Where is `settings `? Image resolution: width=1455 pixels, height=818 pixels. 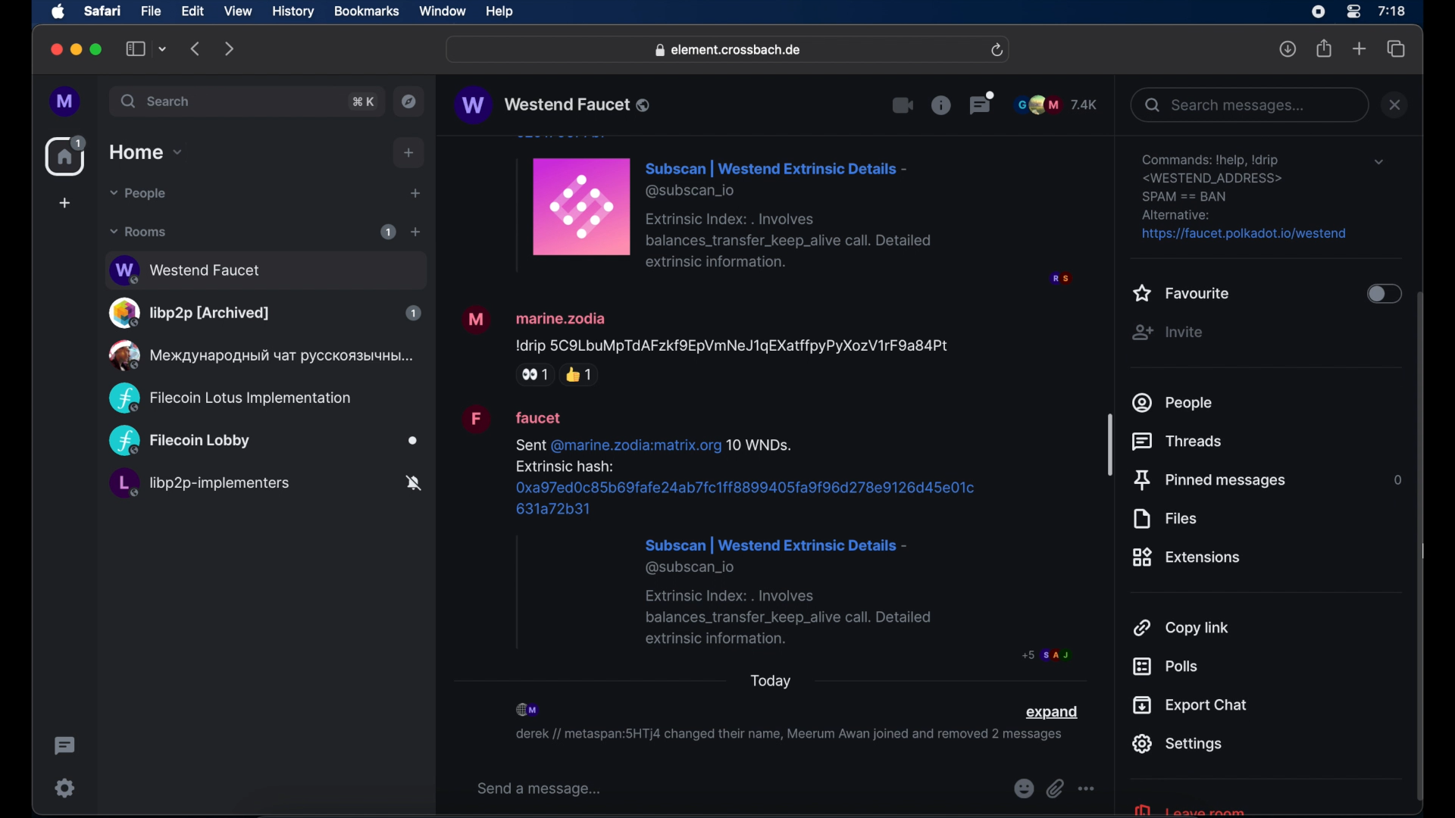
settings  is located at coordinates (1246, 198).